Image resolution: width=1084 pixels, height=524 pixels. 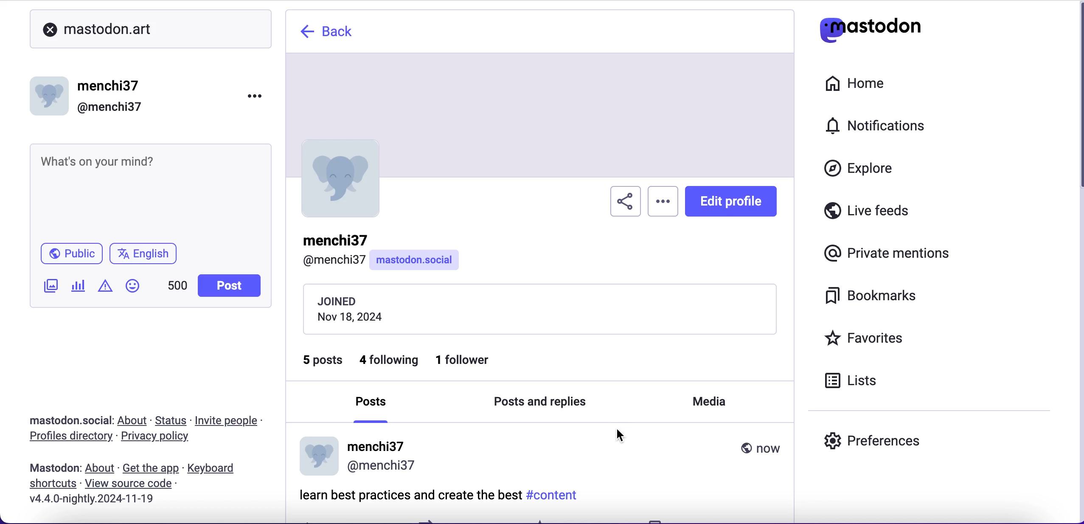 What do you see at coordinates (730, 201) in the screenshot?
I see `edit profile` at bounding box center [730, 201].